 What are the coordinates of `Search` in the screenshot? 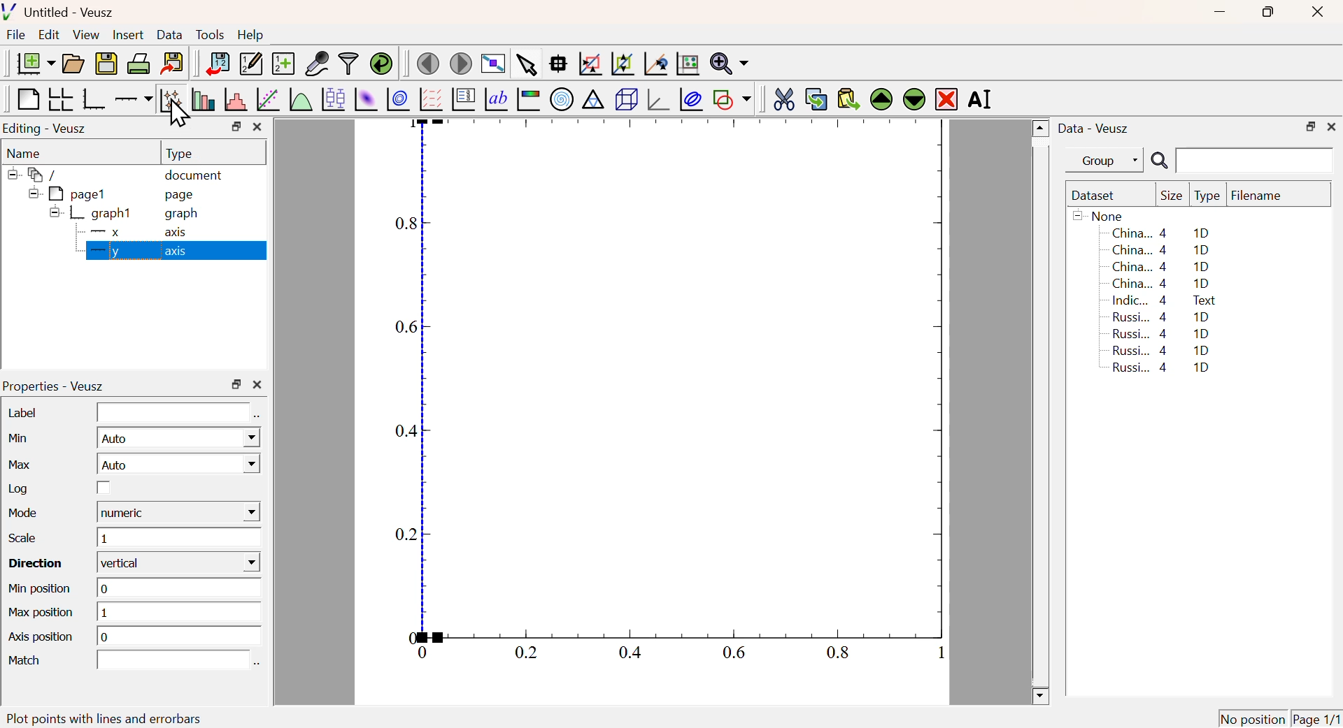 It's located at (1159, 161).